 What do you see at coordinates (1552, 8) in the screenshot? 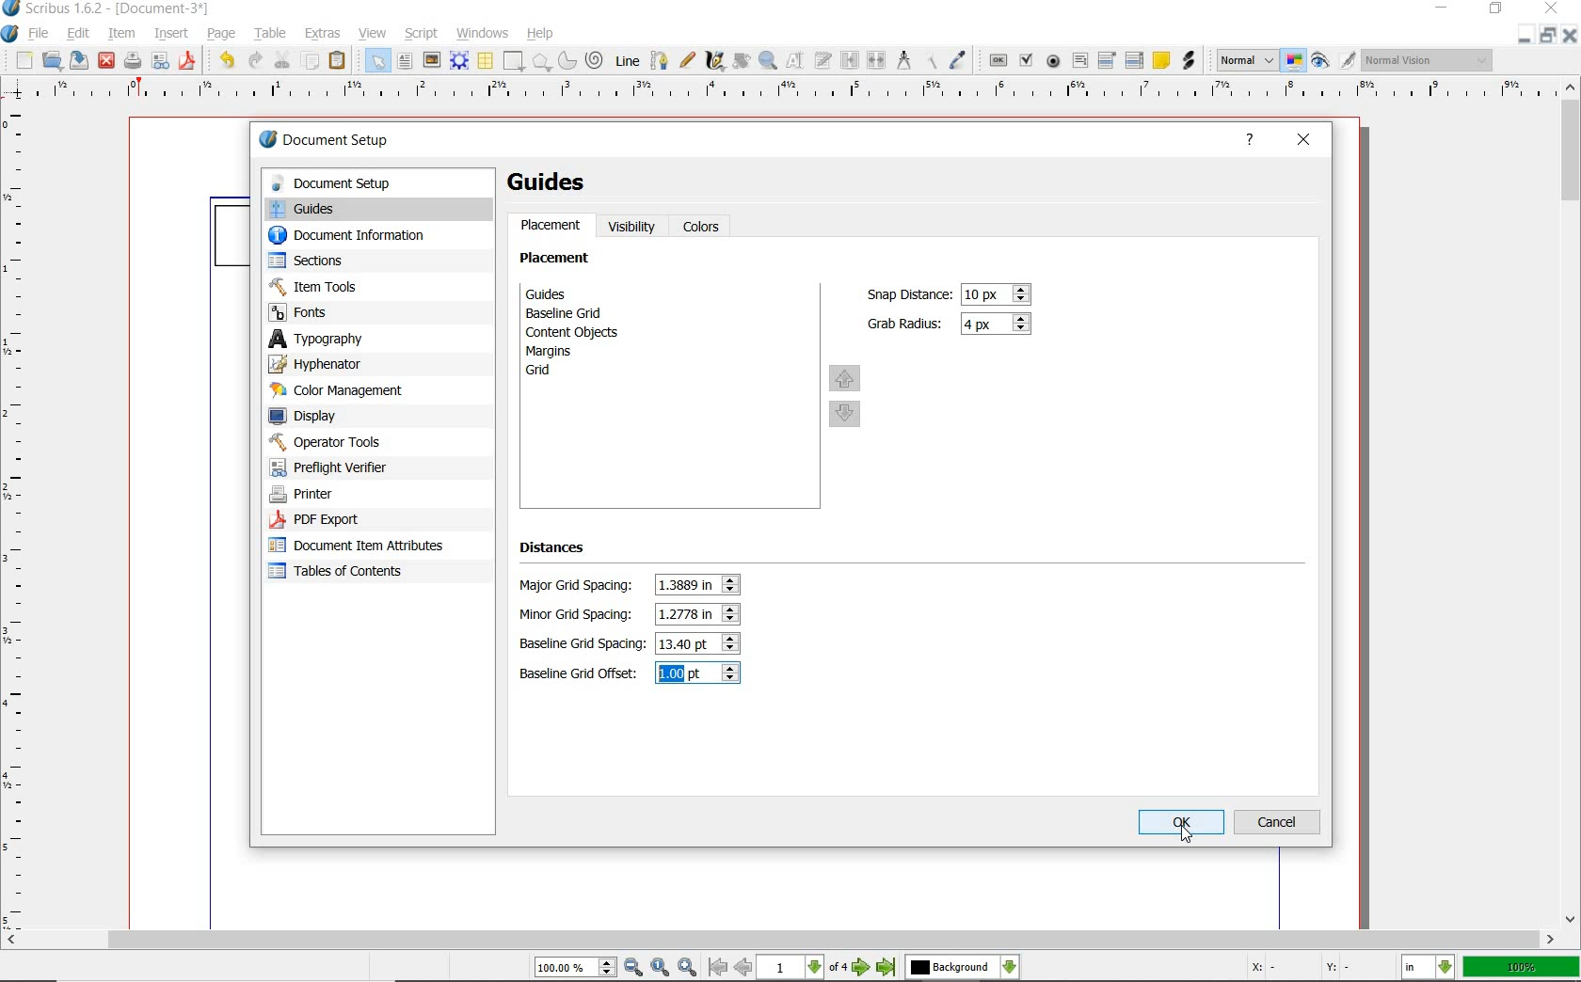
I see `close` at bounding box center [1552, 8].